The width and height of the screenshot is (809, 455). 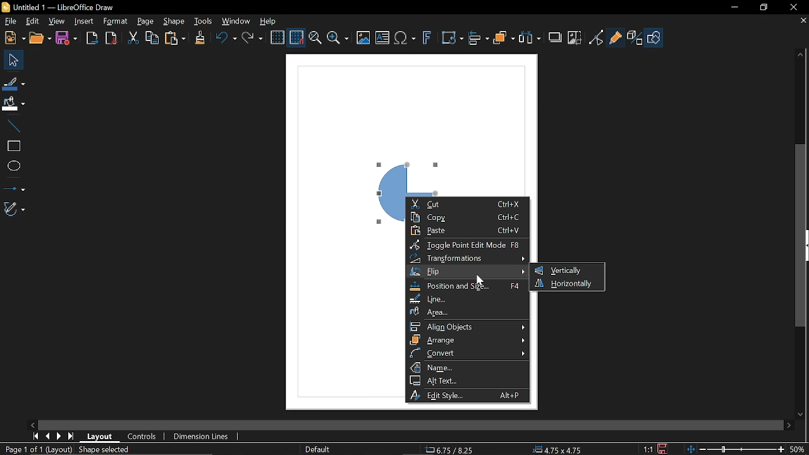 What do you see at coordinates (37, 450) in the screenshot?
I see `Page 1 of 1 (Layout)` at bounding box center [37, 450].